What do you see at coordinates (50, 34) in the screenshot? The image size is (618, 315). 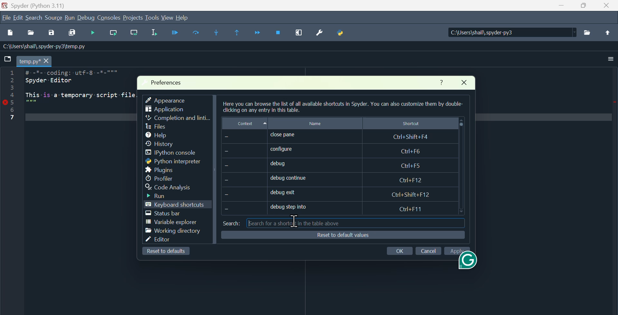 I see `Save as` at bounding box center [50, 34].